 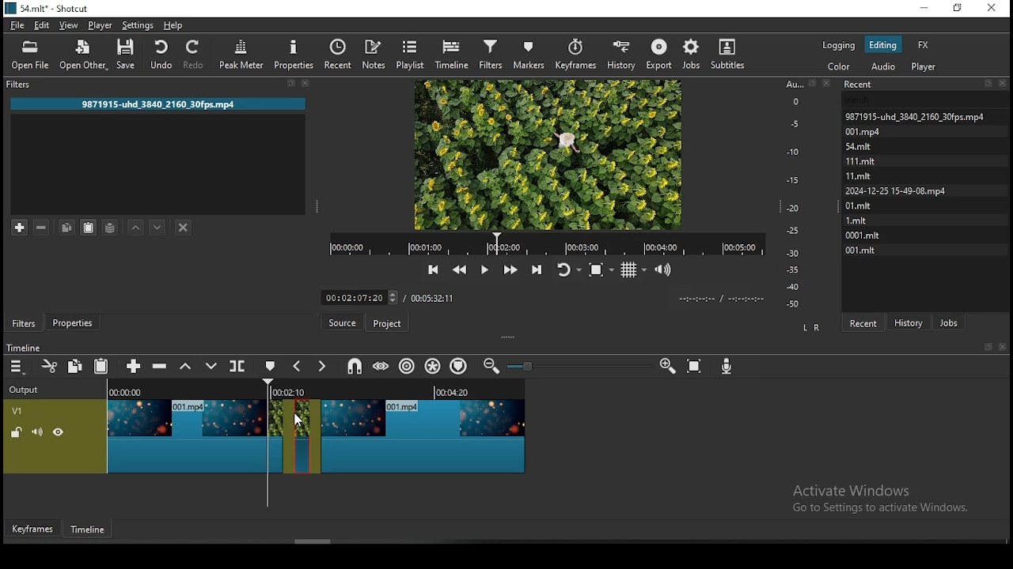 What do you see at coordinates (360, 298) in the screenshot?
I see `timer` at bounding box center [360, 298].